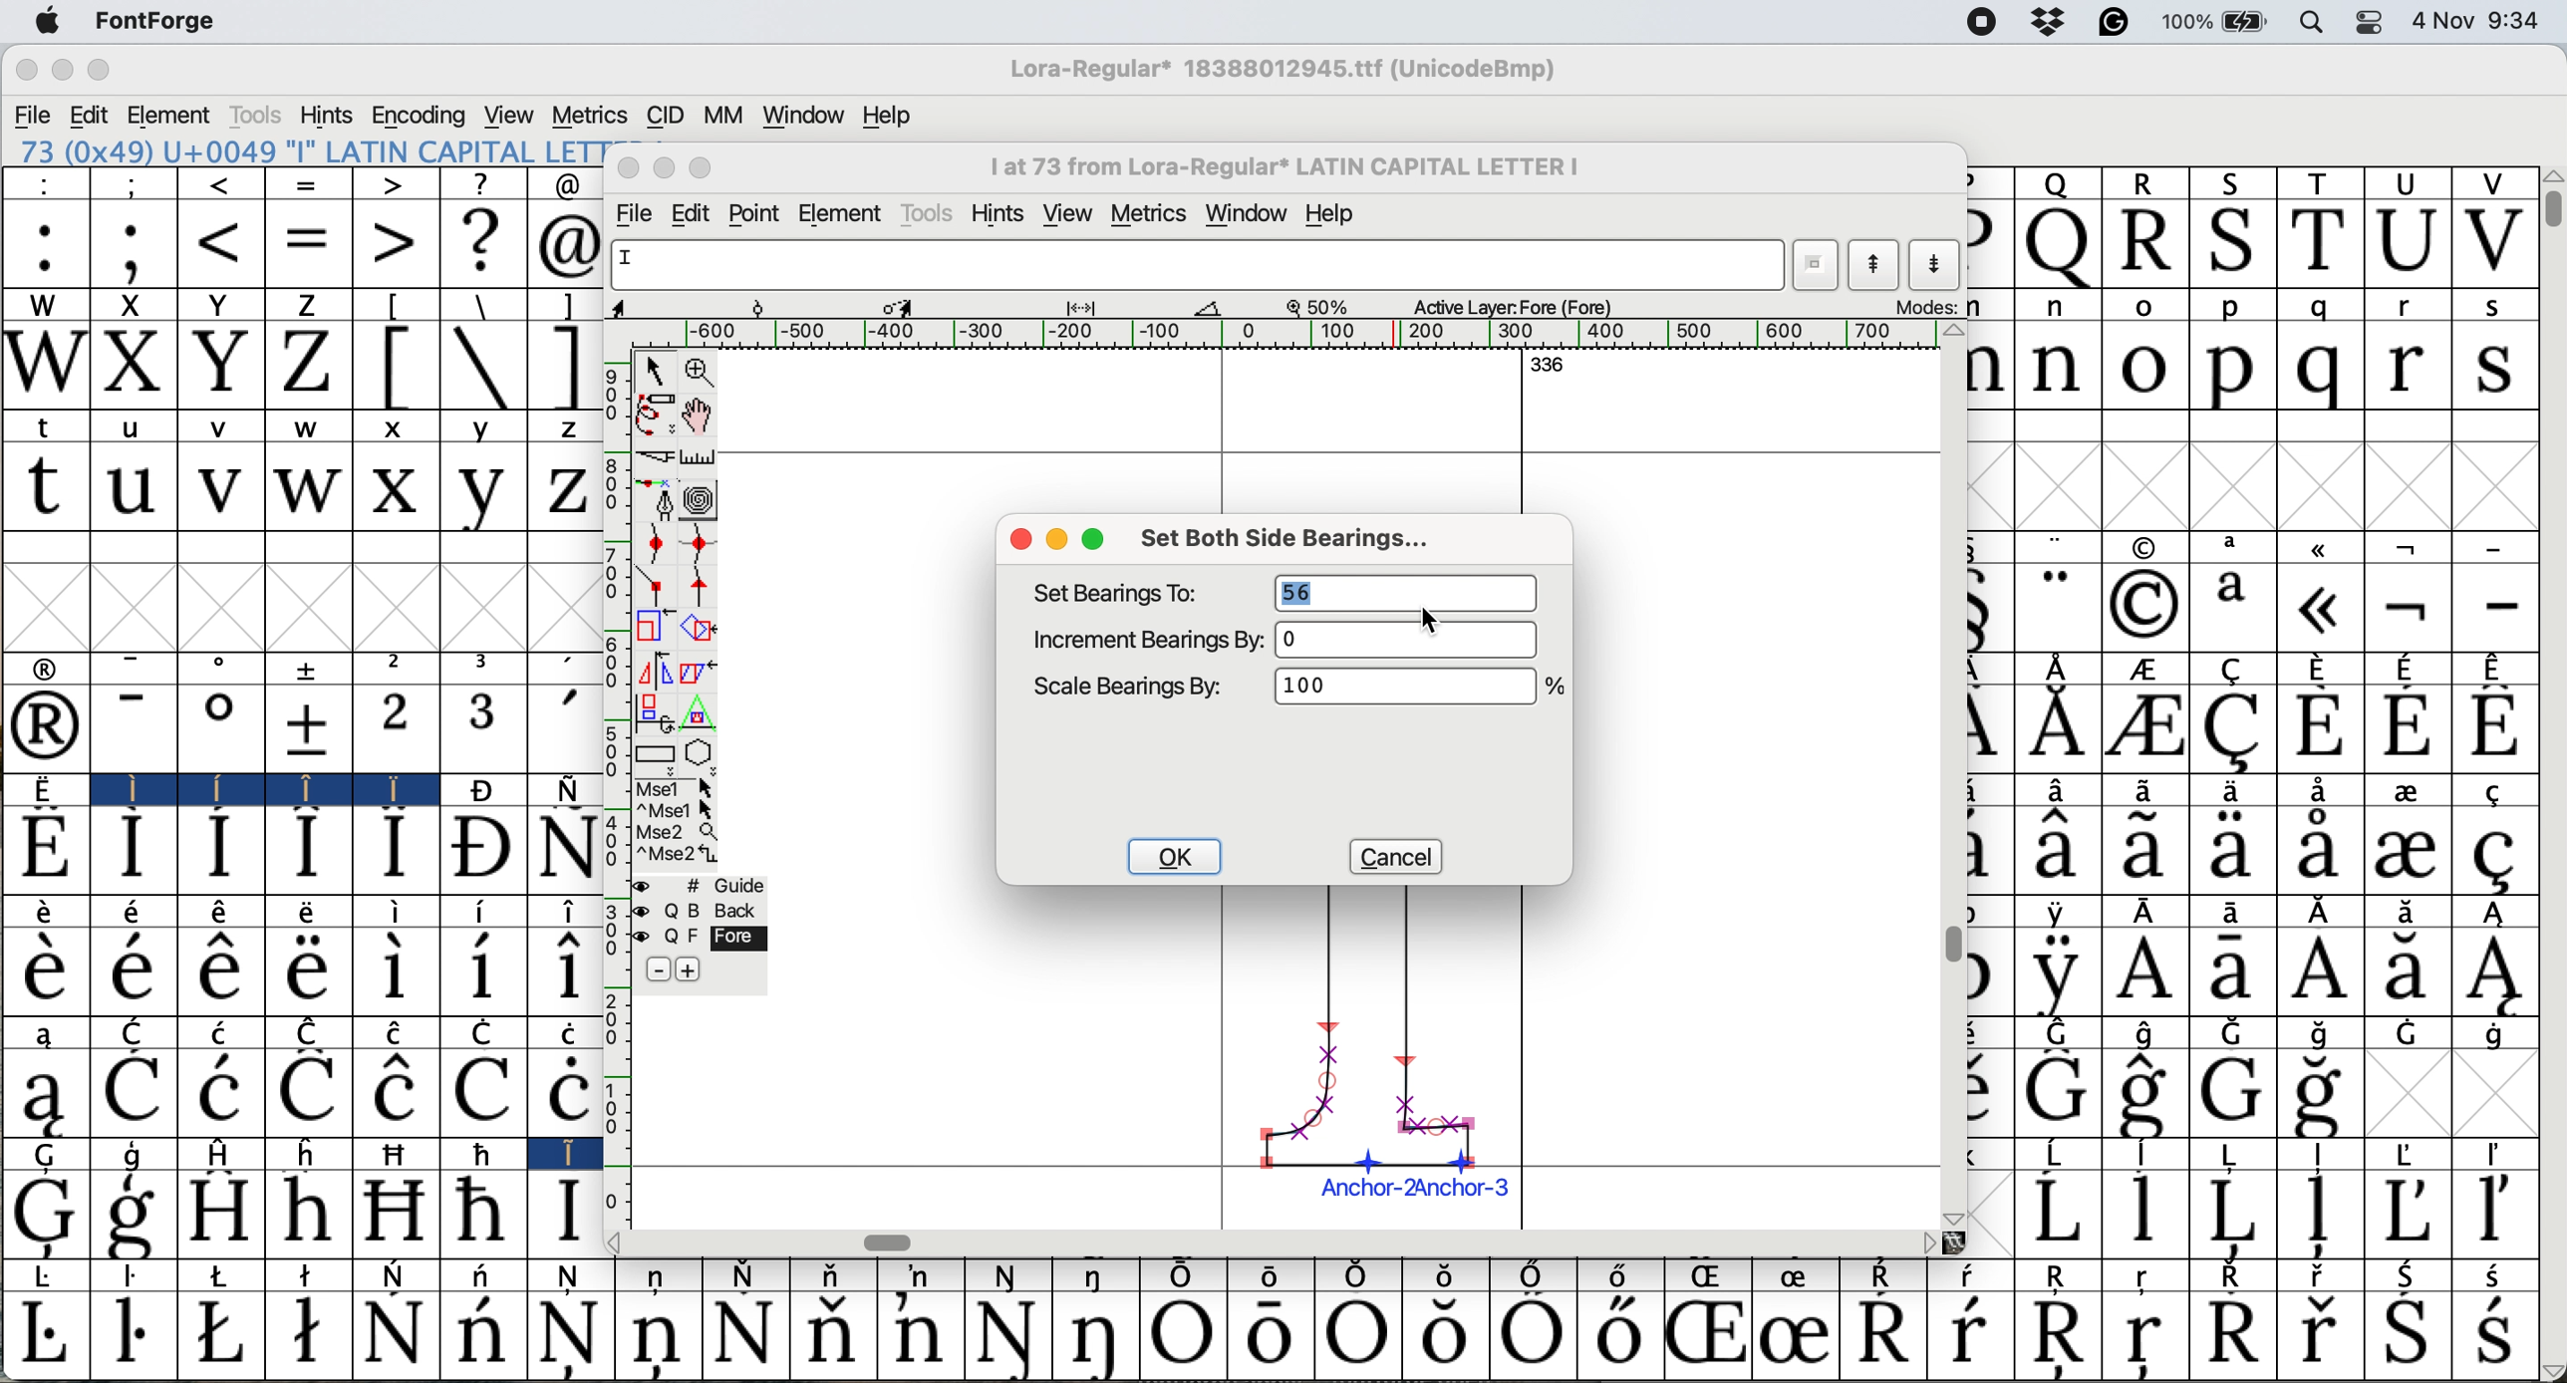 This screenshot has width=2567, height=1383. I want to click on Symbol, so click(659, 1278).